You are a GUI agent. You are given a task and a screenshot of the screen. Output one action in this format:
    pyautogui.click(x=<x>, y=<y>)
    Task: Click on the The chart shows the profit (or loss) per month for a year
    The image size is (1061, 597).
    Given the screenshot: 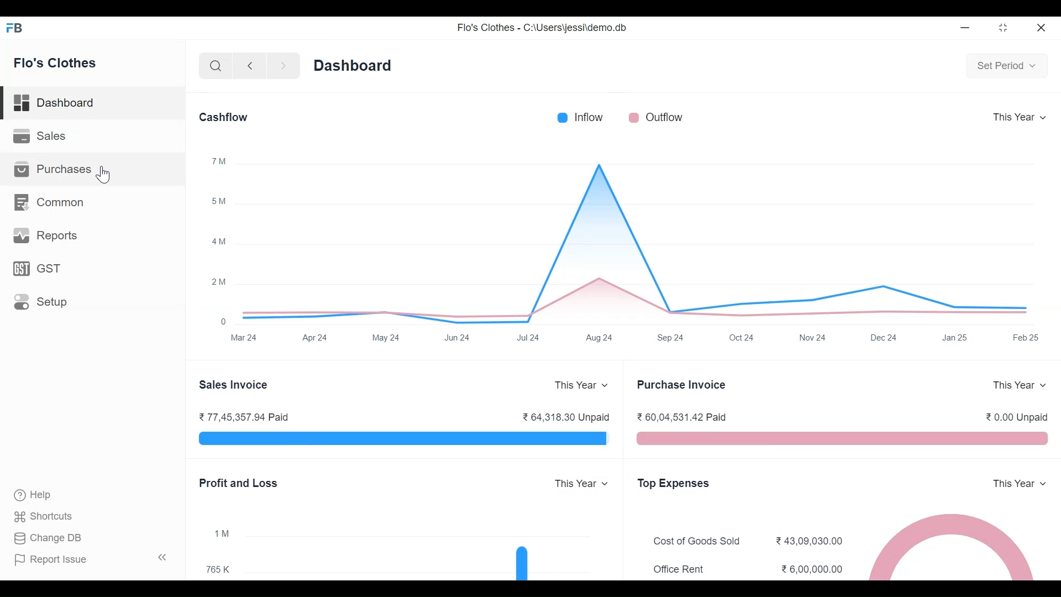 What is the action you would take?
    pyautogui.click(x=423, y=549)
    